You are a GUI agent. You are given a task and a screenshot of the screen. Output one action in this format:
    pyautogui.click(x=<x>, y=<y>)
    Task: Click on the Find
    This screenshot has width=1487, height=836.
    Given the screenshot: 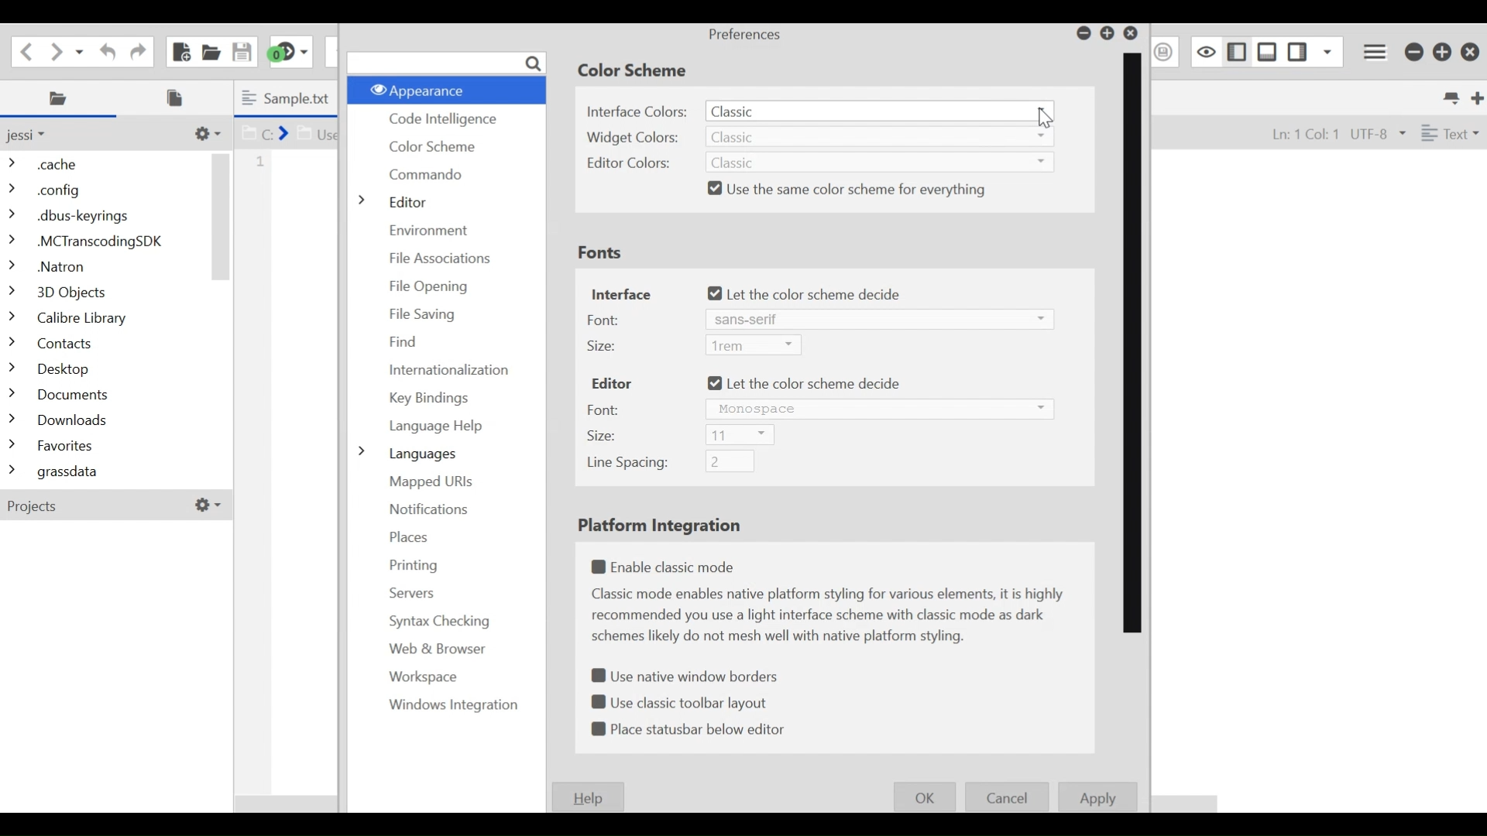 What is the action you would take?
    pyautogui.click(x=405, y=341)
    